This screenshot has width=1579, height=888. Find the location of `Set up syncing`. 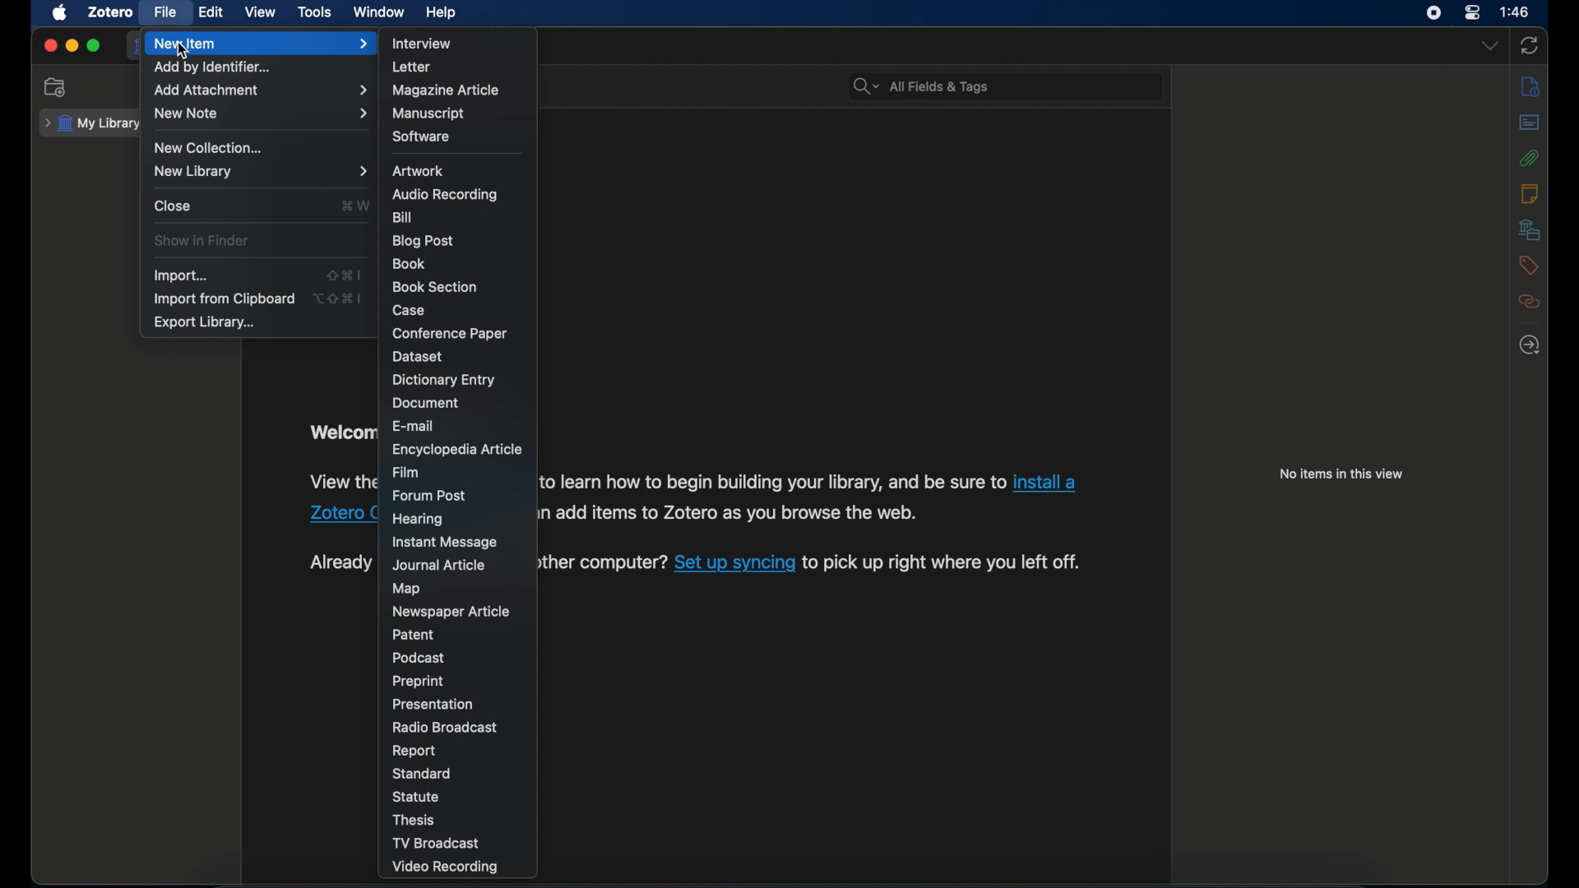

Set up syncing is located at coordinates (734, 564).